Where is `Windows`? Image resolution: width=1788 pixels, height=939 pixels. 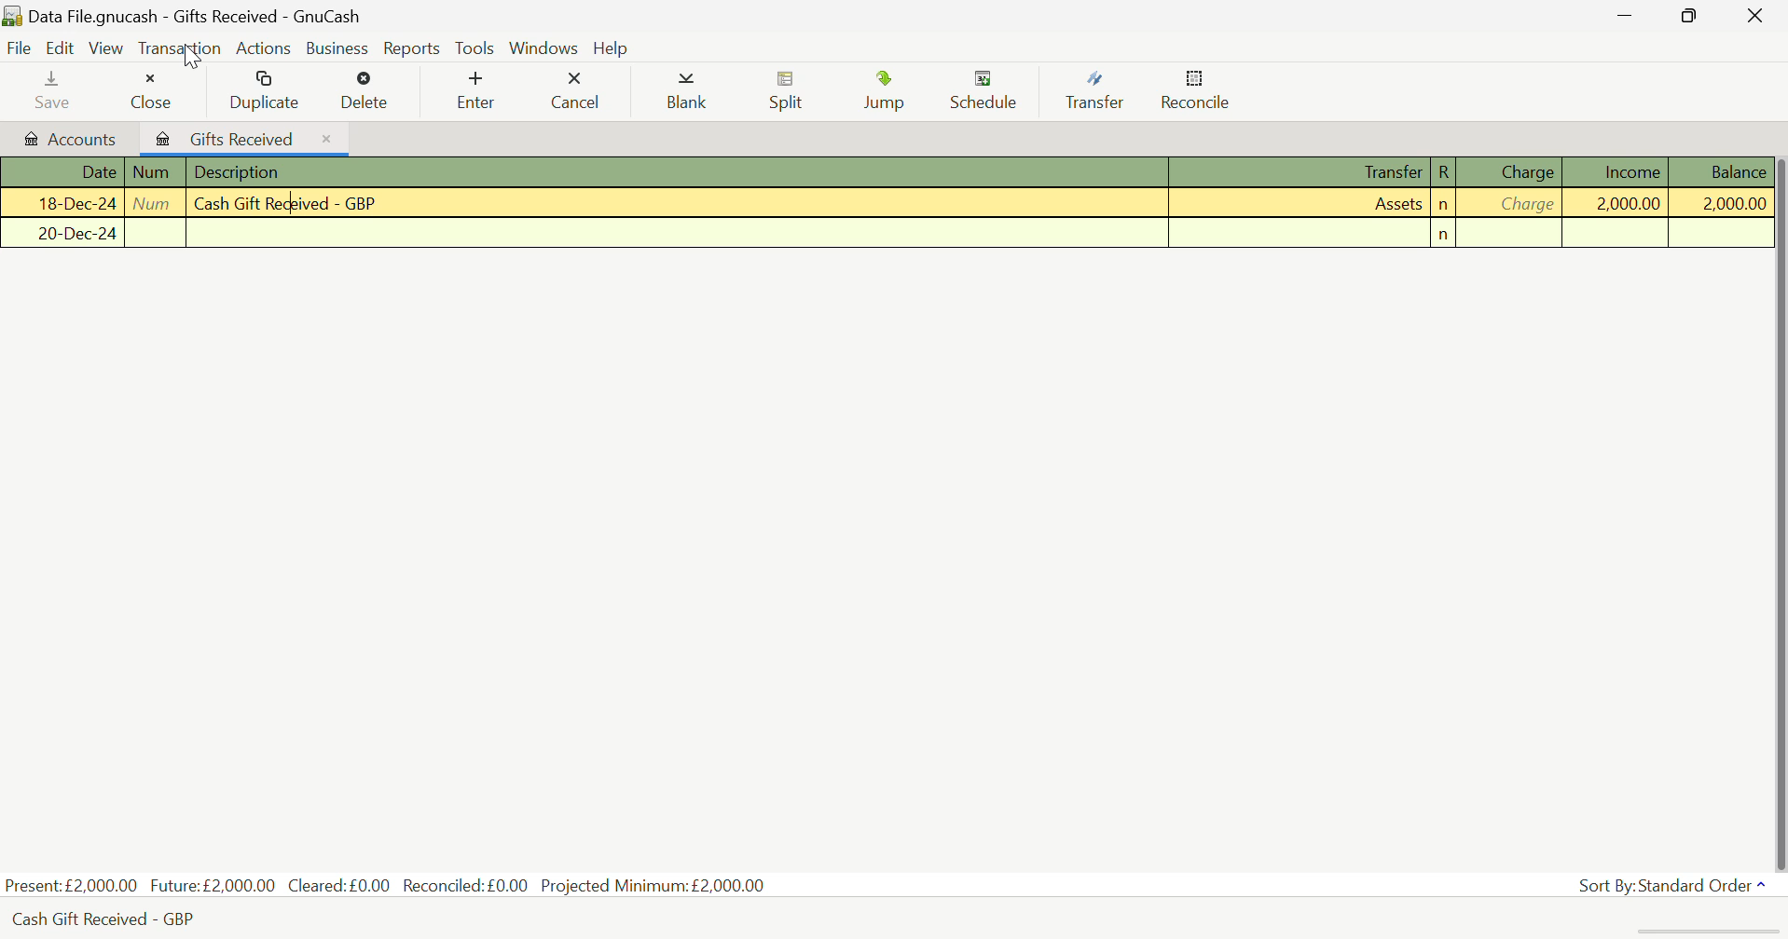 Windows is located at coordinates (544, 46).